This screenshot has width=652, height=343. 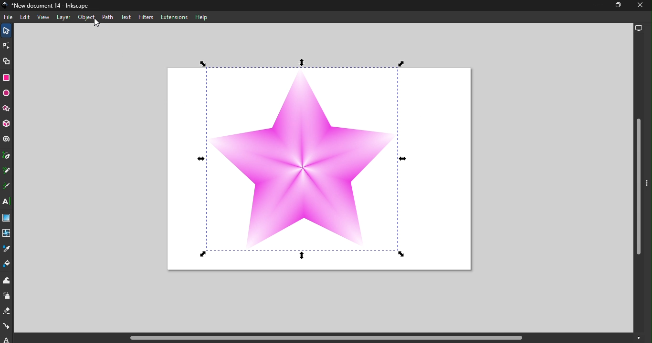 I want to click on toggle command panel, so click(x=648, y=184).